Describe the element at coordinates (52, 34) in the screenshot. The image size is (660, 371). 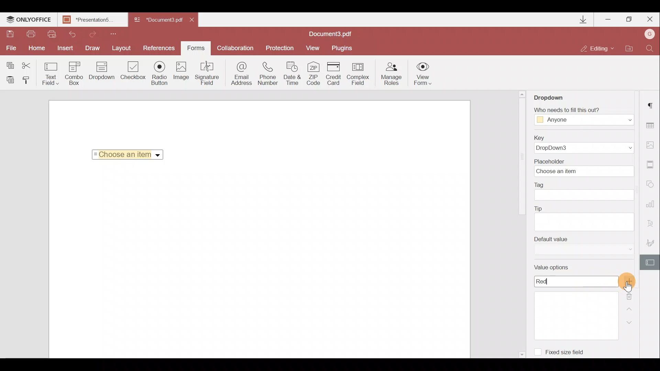
I see `Quick print` at that location.